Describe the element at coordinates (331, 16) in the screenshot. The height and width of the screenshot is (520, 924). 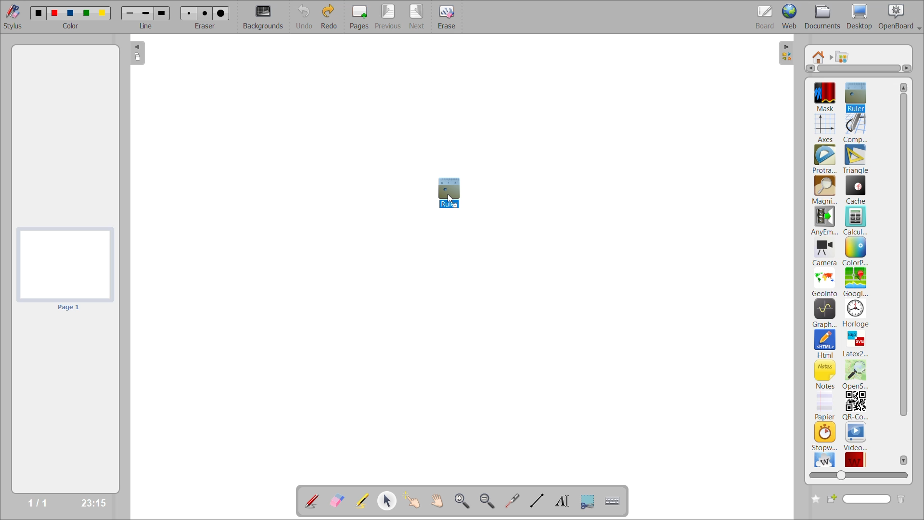
I see `redo` at that location.